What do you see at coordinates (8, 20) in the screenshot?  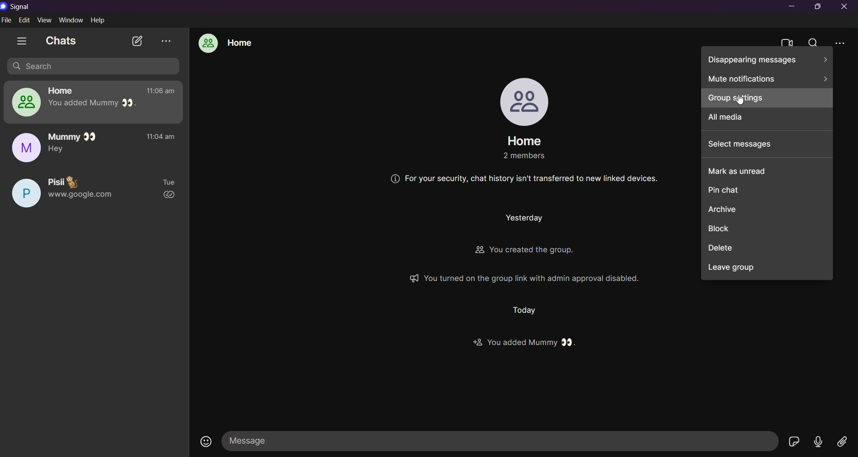 I see `file` at bounding box center [8, 20].